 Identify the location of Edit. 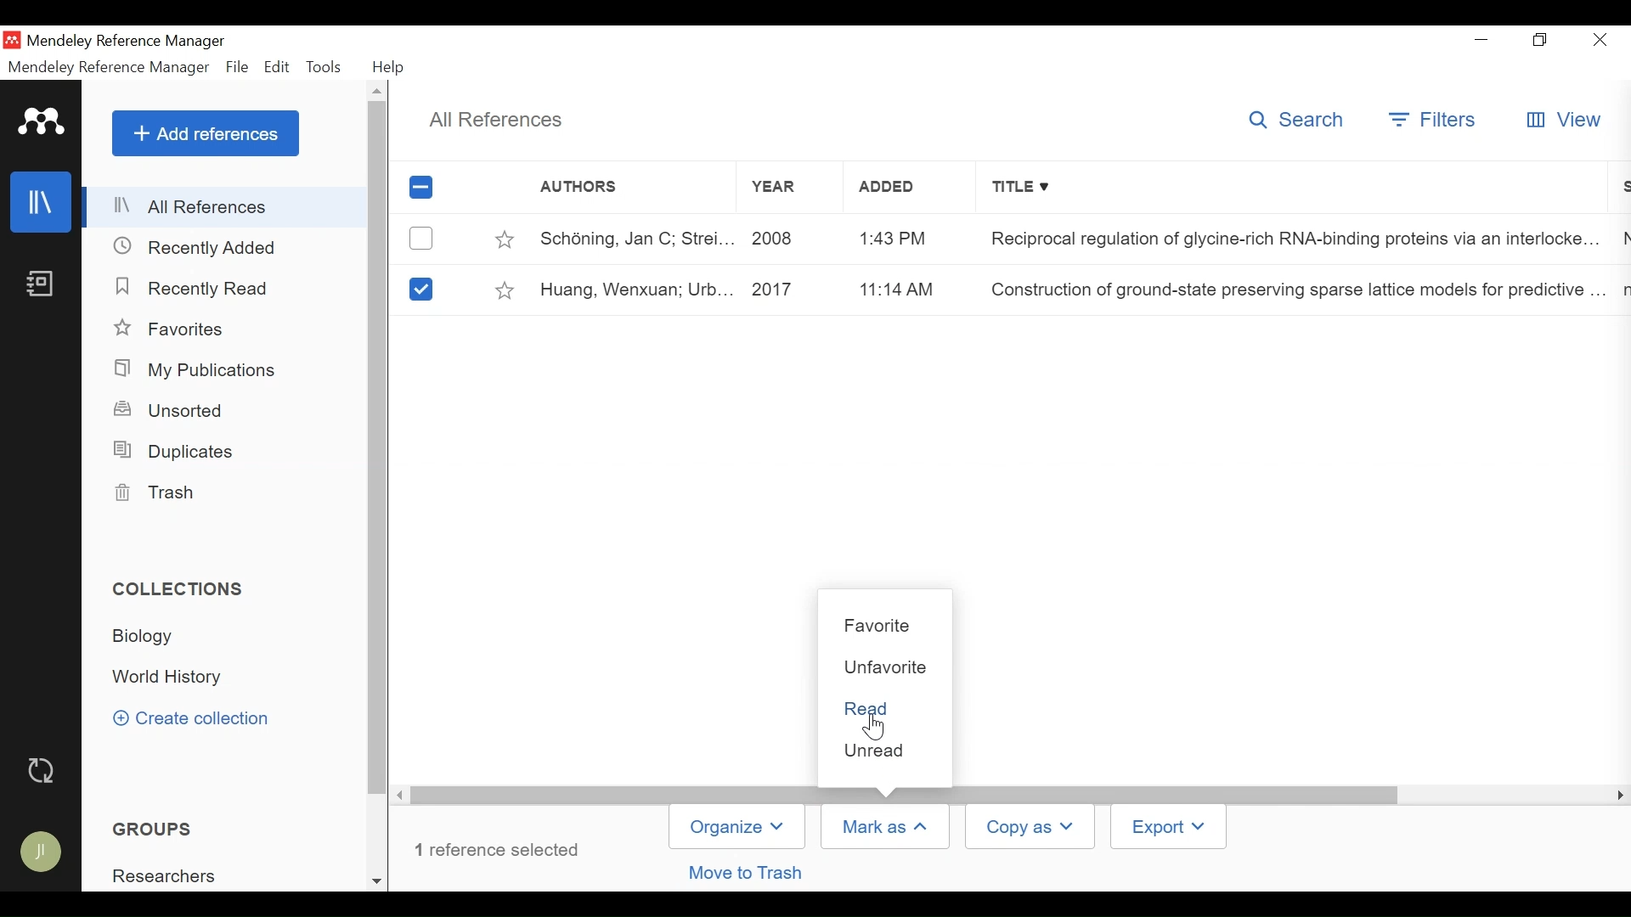
(276, 67).